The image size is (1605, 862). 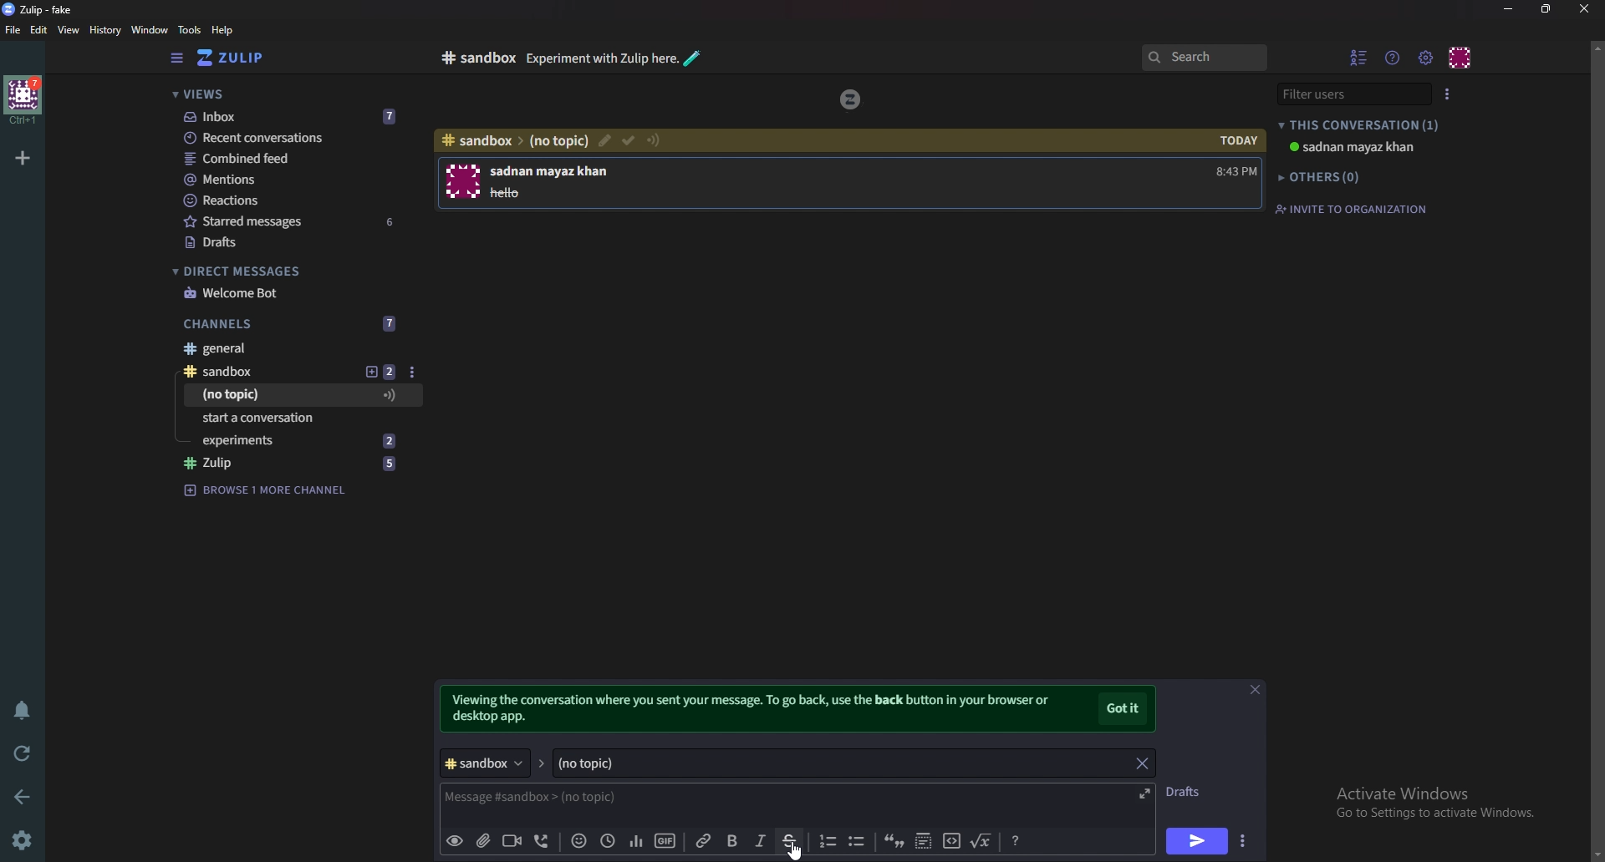 What do you see at coordinates (25, 837) in the screenshot?
I see `Settings` at bounding box center [25, 837].